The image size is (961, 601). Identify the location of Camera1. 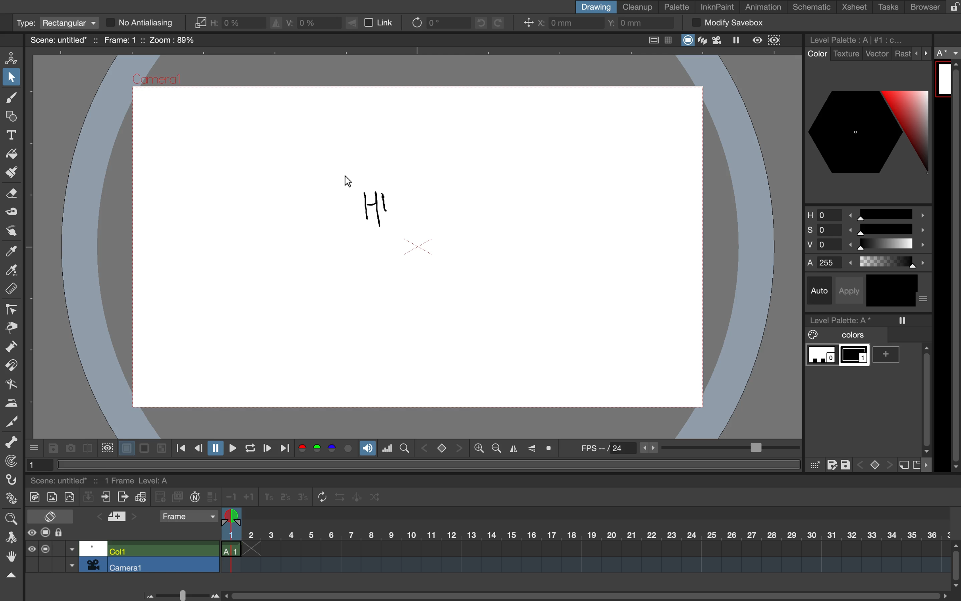
(158, 80).